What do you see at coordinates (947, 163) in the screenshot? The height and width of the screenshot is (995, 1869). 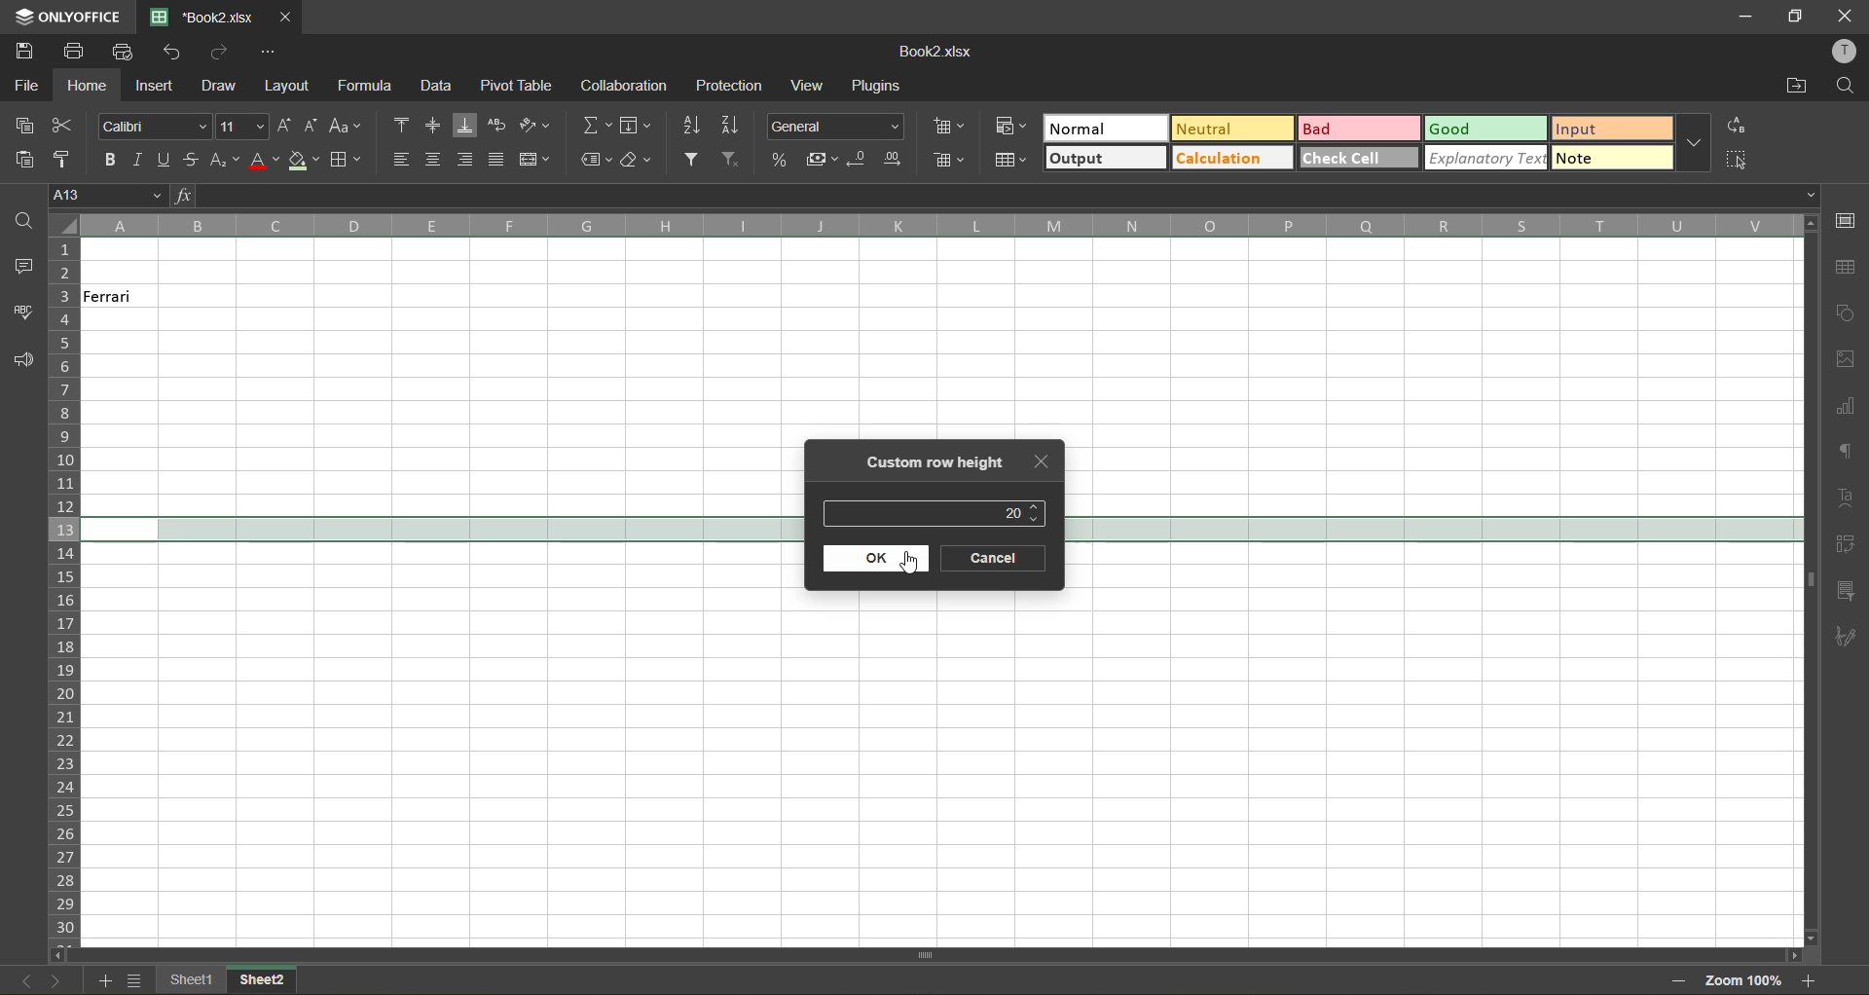 I see `delete cells` at bounding box center [947, 163].